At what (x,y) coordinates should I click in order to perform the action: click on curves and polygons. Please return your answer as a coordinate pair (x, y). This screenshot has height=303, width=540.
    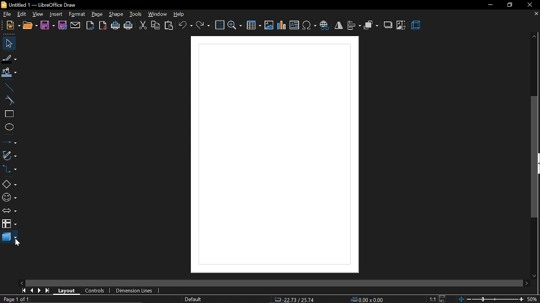
    Looking at the image, I should click on (9, 156).